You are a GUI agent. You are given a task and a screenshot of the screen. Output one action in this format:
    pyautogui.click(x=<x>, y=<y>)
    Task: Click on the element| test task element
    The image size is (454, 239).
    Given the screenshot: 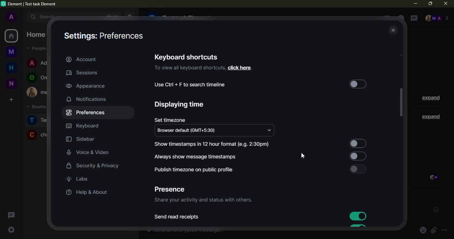 What is the action you would take?
    pyautogui.click(x=35, y=4)
    